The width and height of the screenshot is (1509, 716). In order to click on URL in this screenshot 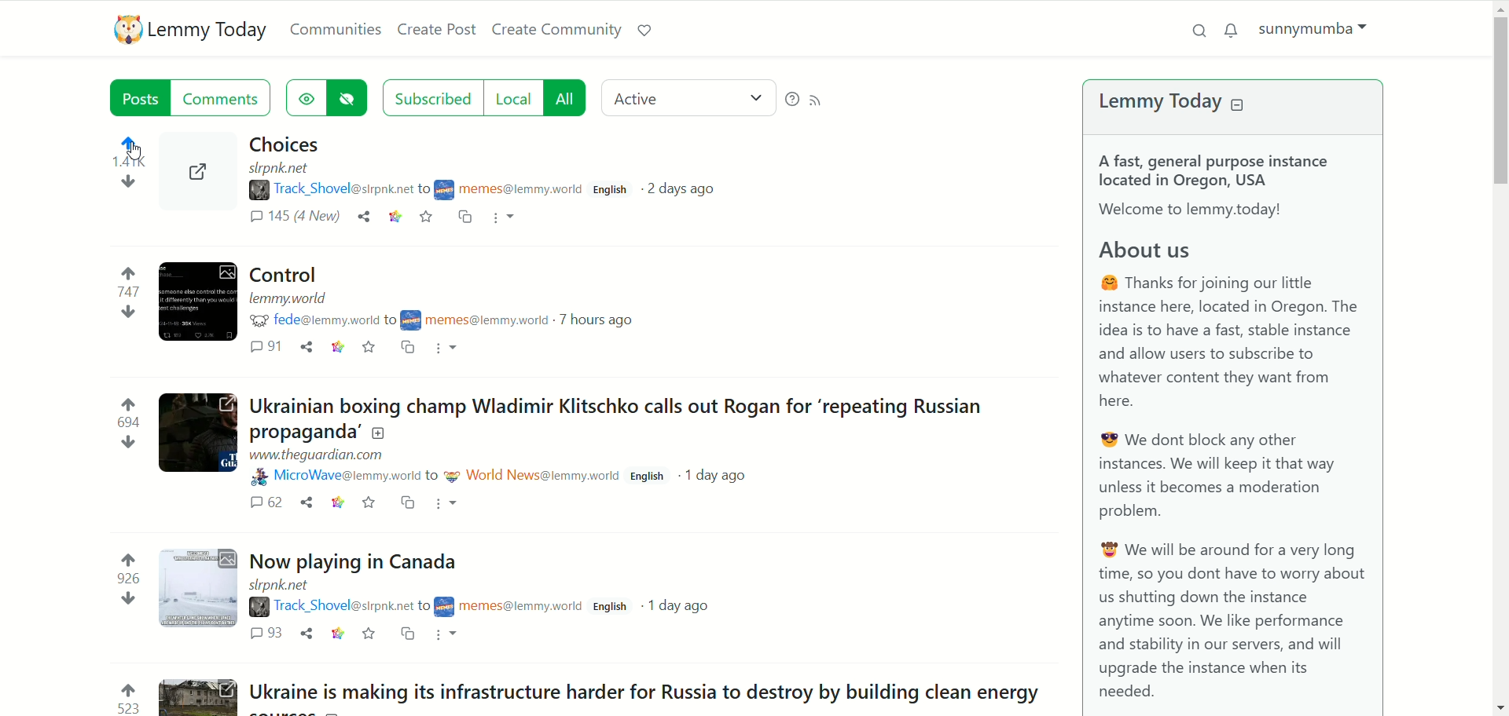, I will do `click(289, 298)`.